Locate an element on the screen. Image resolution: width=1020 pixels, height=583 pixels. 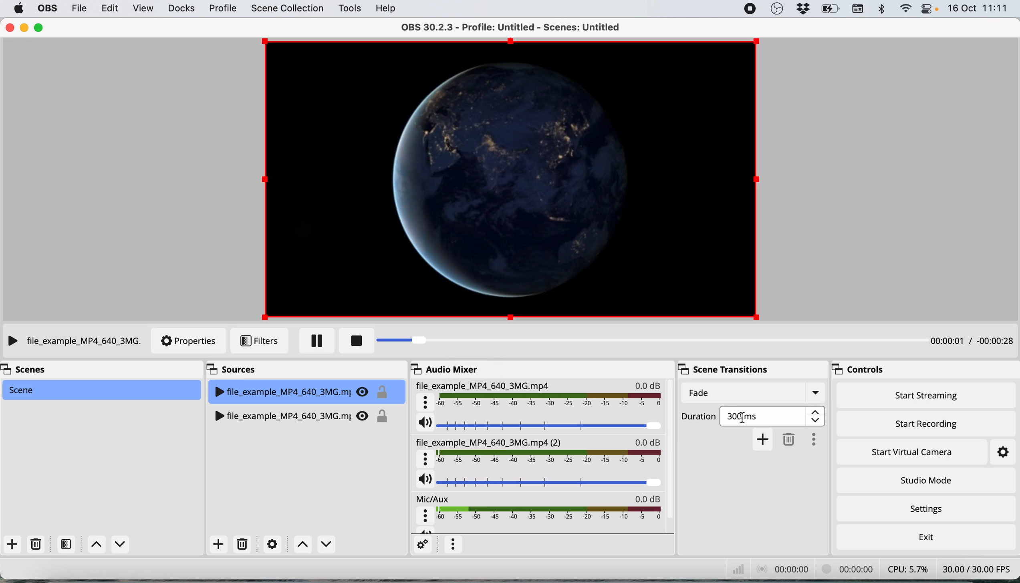
wifi is located at coordinates (907, 9).